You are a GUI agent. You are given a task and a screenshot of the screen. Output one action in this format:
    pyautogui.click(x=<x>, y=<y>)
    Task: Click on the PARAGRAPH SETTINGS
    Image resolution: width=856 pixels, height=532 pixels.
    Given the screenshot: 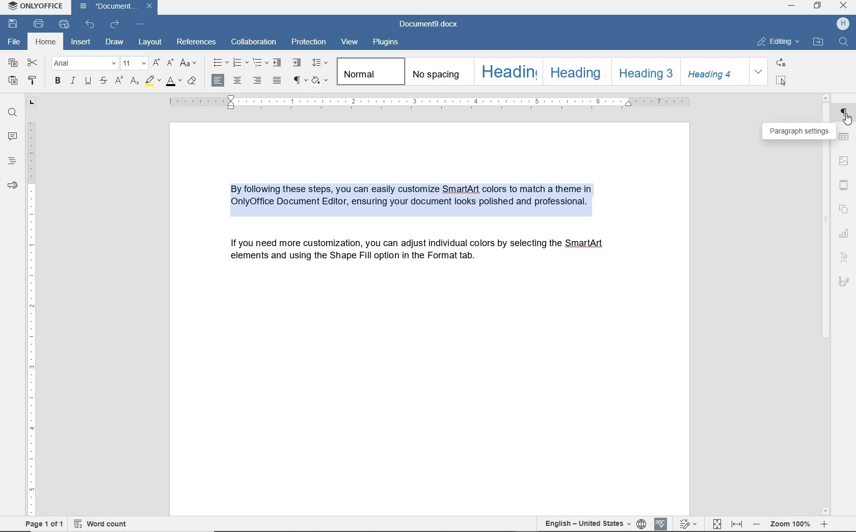 What is the action you would take?
    pyautogui.click(x=842, y=114)
    